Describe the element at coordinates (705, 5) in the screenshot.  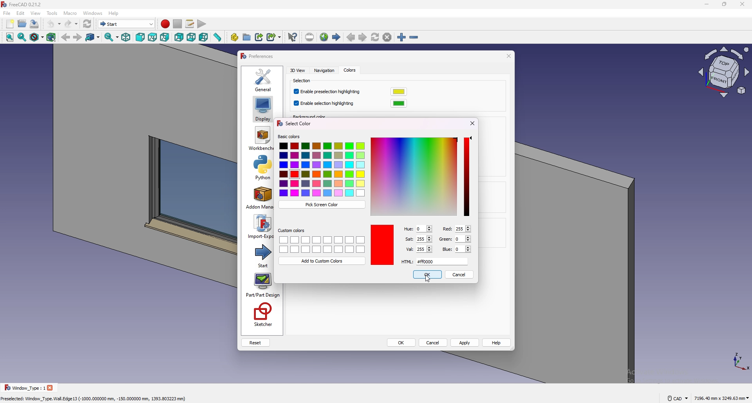
I see `minimize` at that location.